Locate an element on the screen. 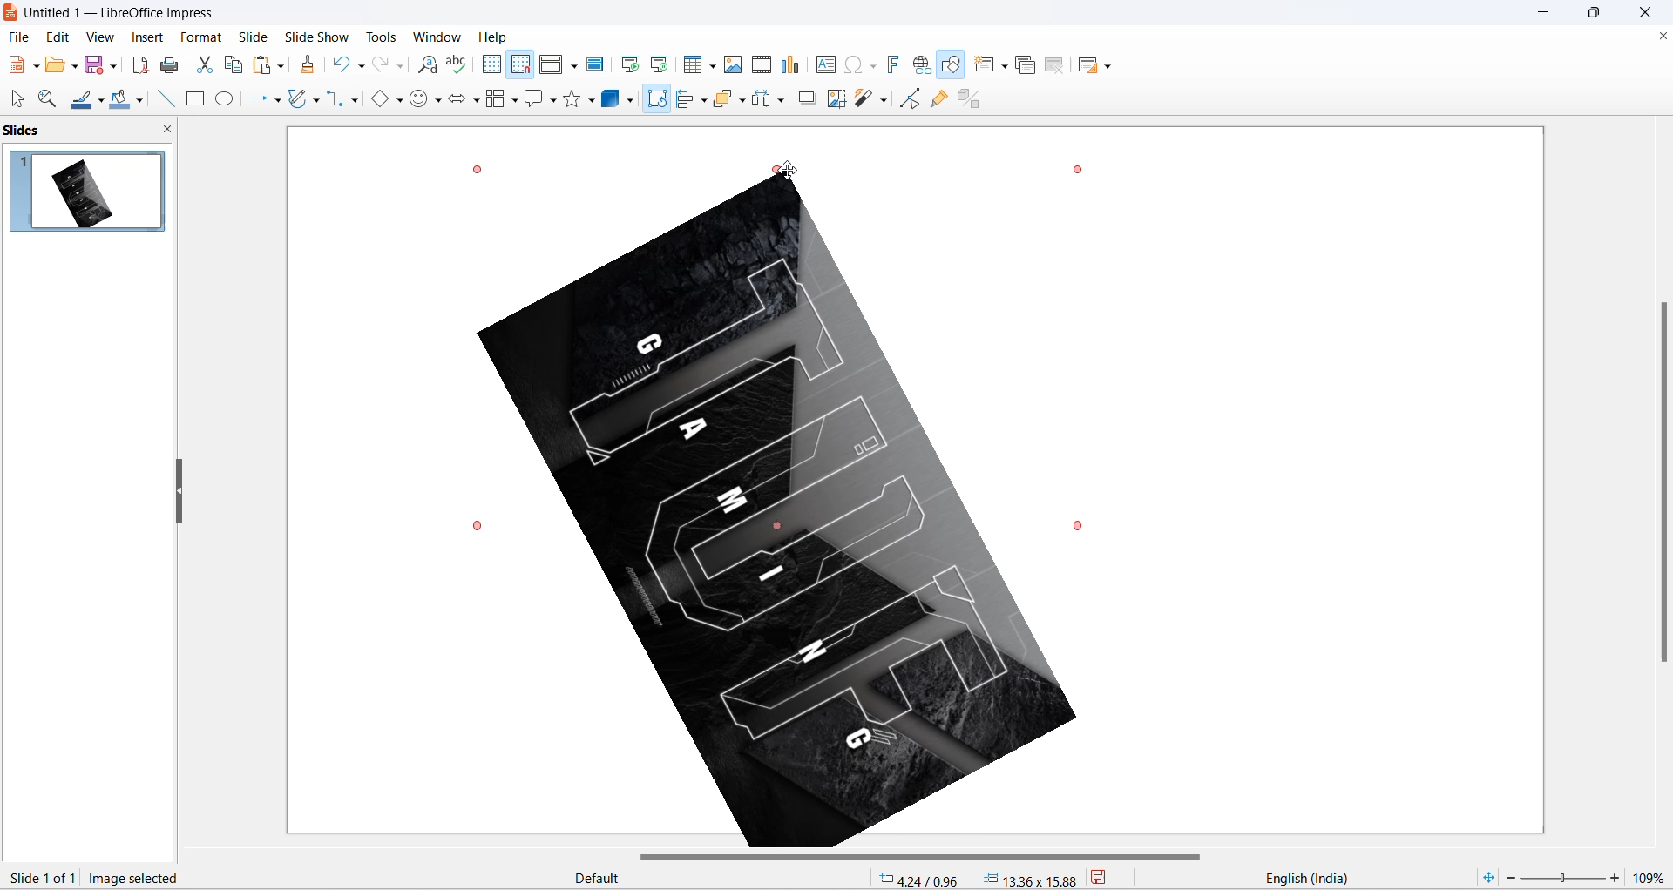 This screenshot has height=890, width=1673. connectors options is located at coordinates (352, 99).